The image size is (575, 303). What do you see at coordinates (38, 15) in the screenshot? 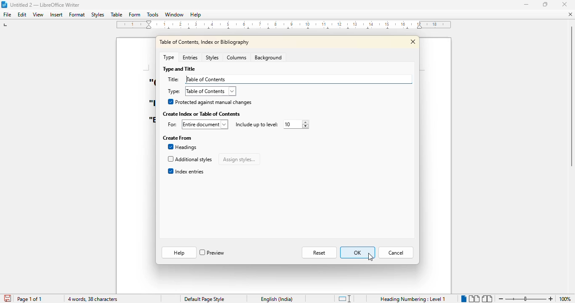
I see `view` at bounding box center [38, 15].